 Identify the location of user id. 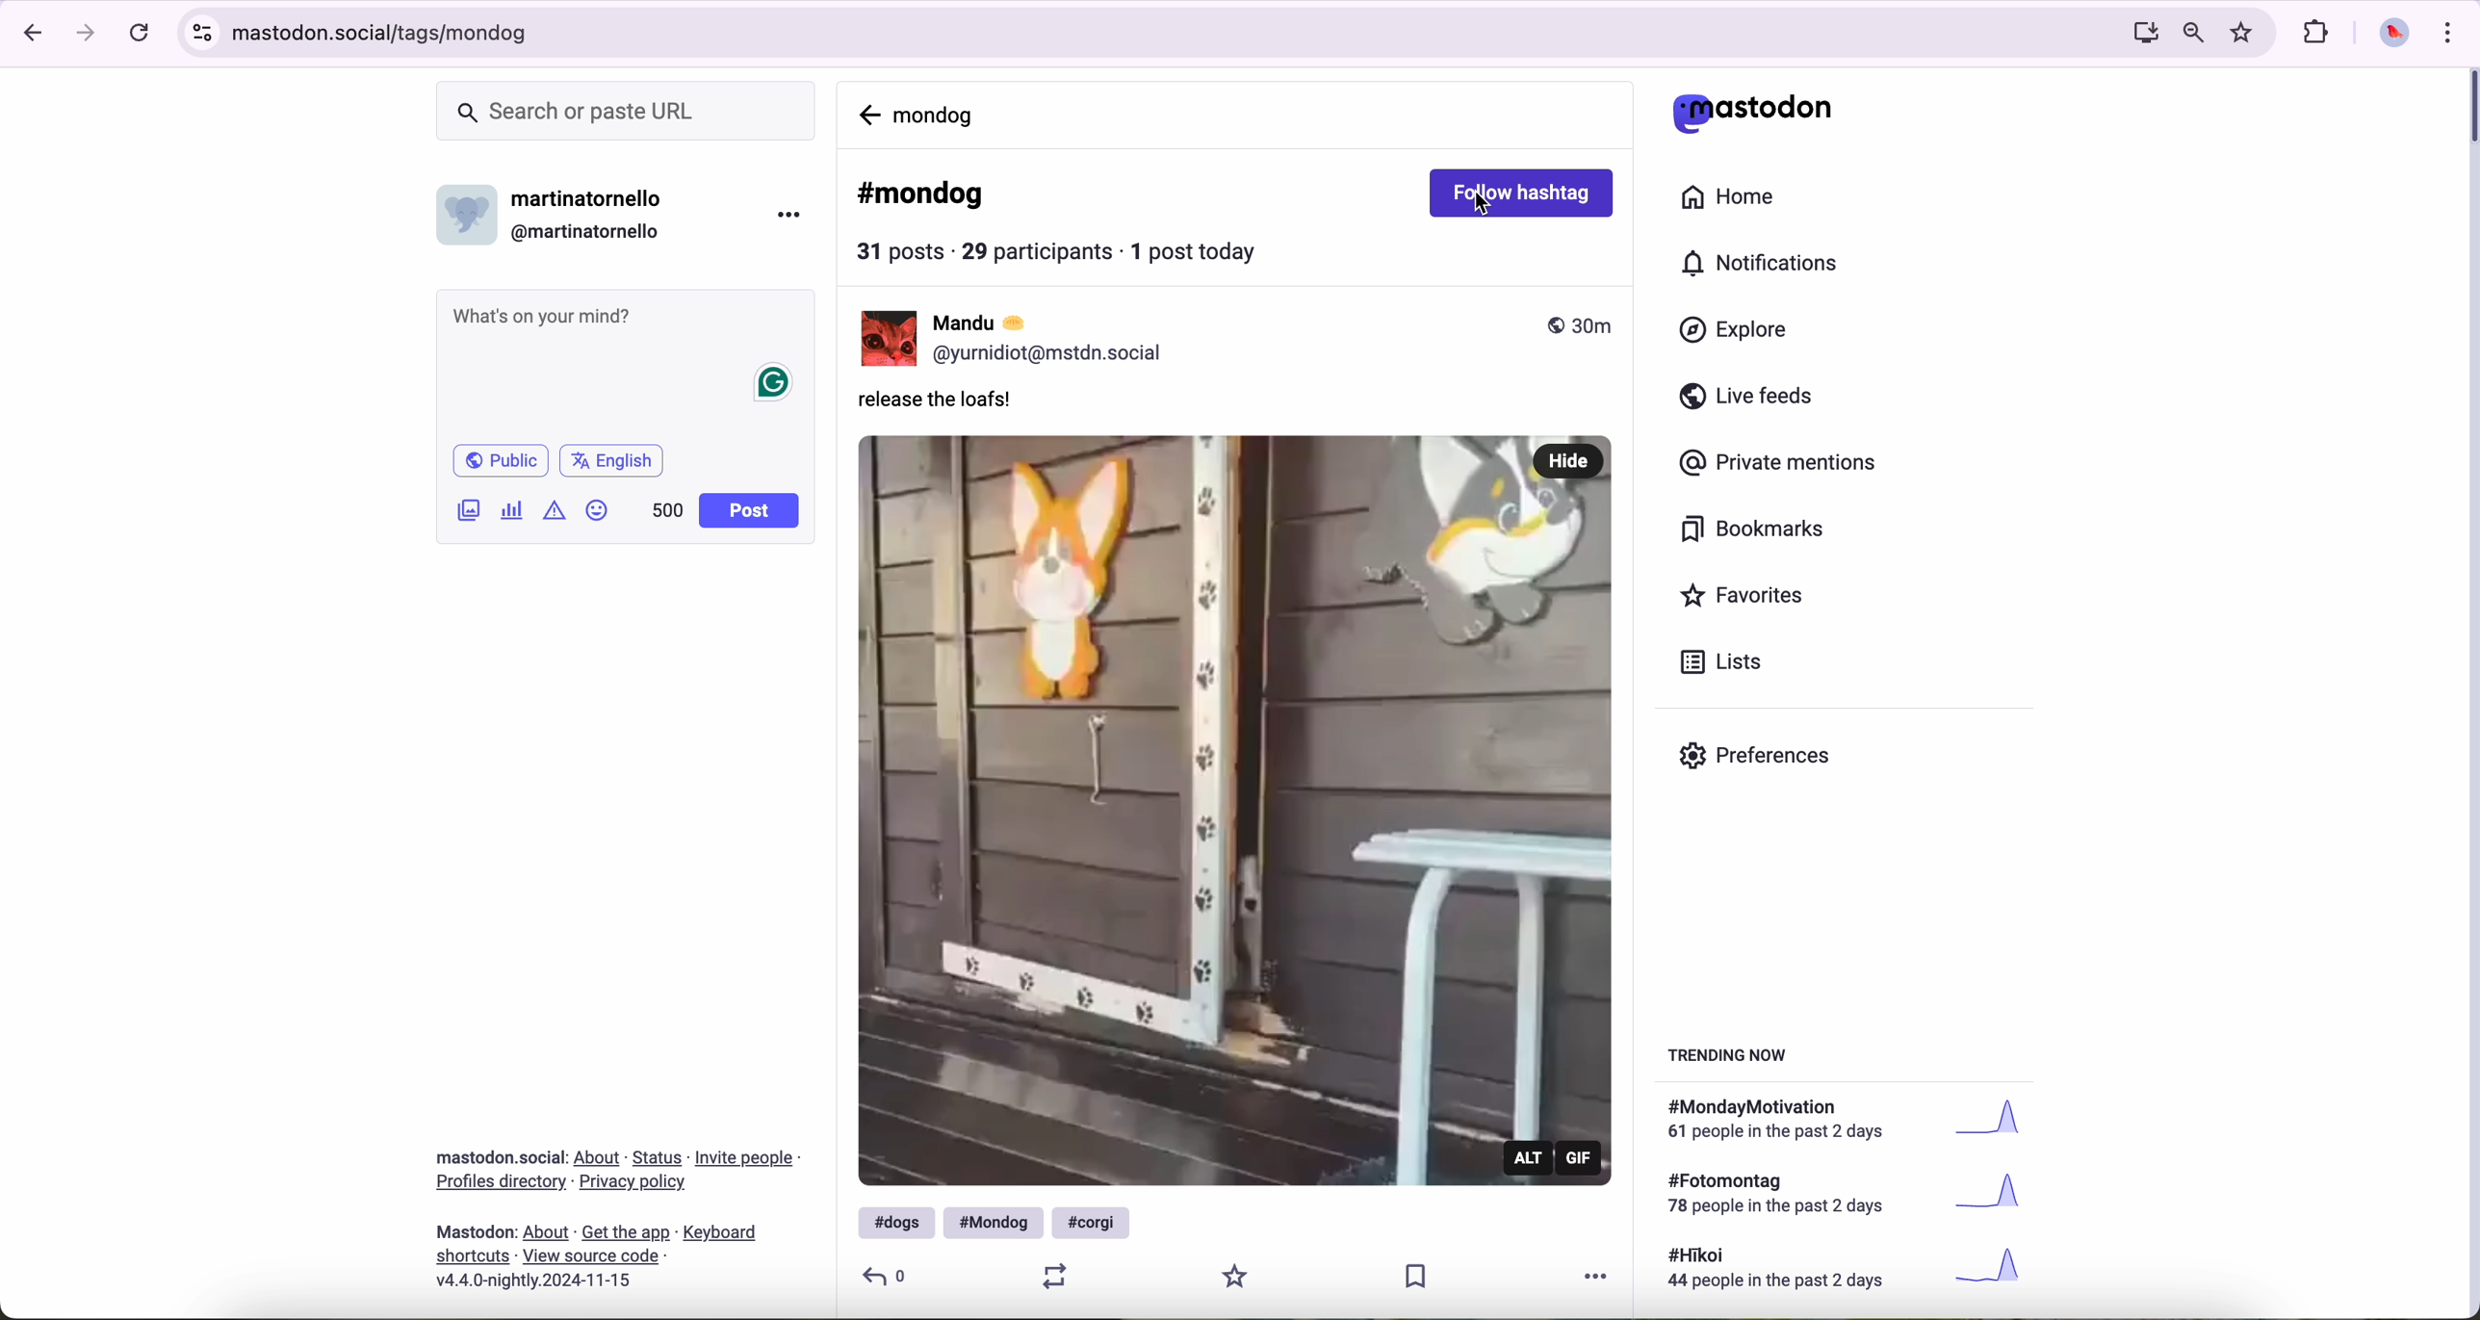
(592, 232).